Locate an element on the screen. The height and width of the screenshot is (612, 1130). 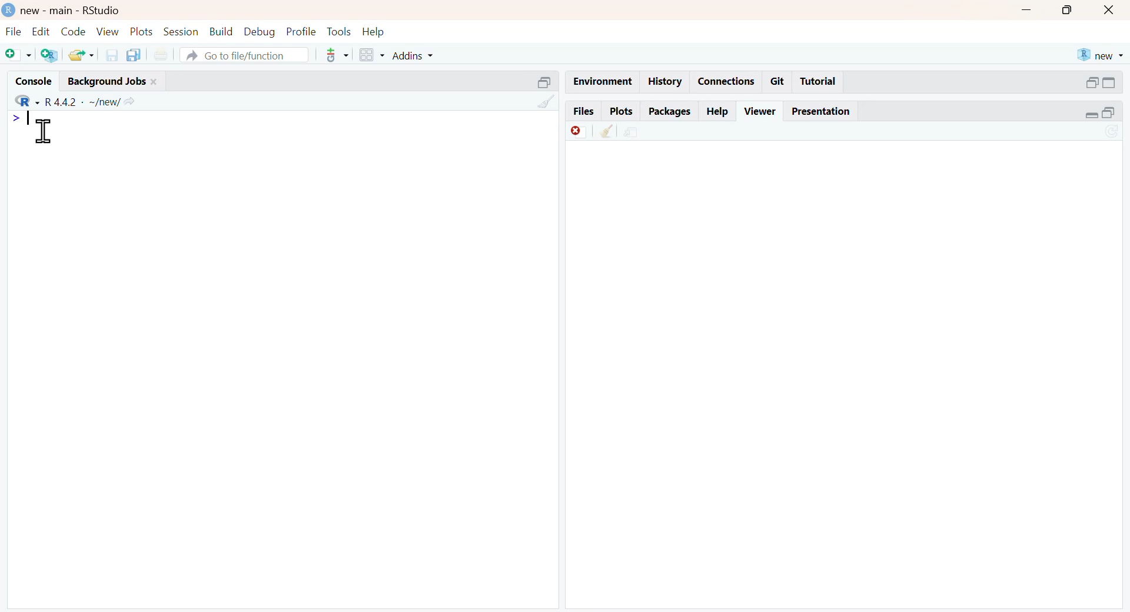
edit is located at coordinates (41, 31).